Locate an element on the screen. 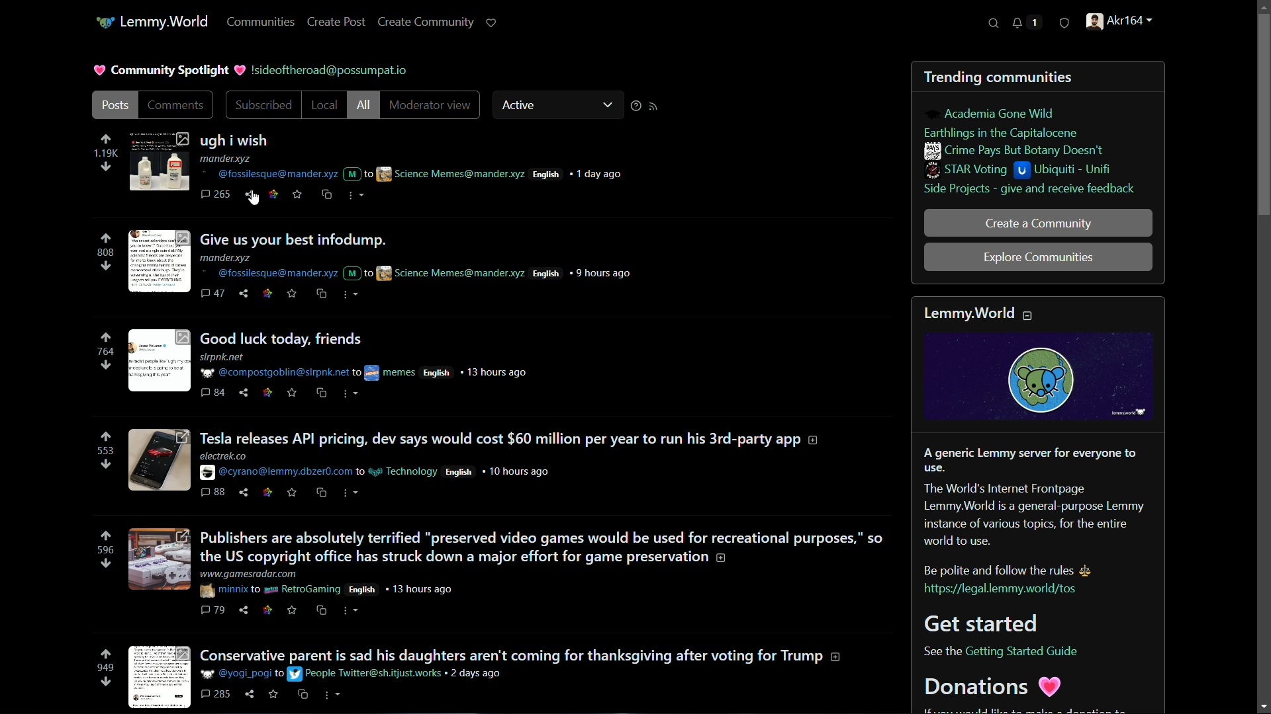 This screenshot has width=1271, height=714. security is located at coordinates (1064, 26).